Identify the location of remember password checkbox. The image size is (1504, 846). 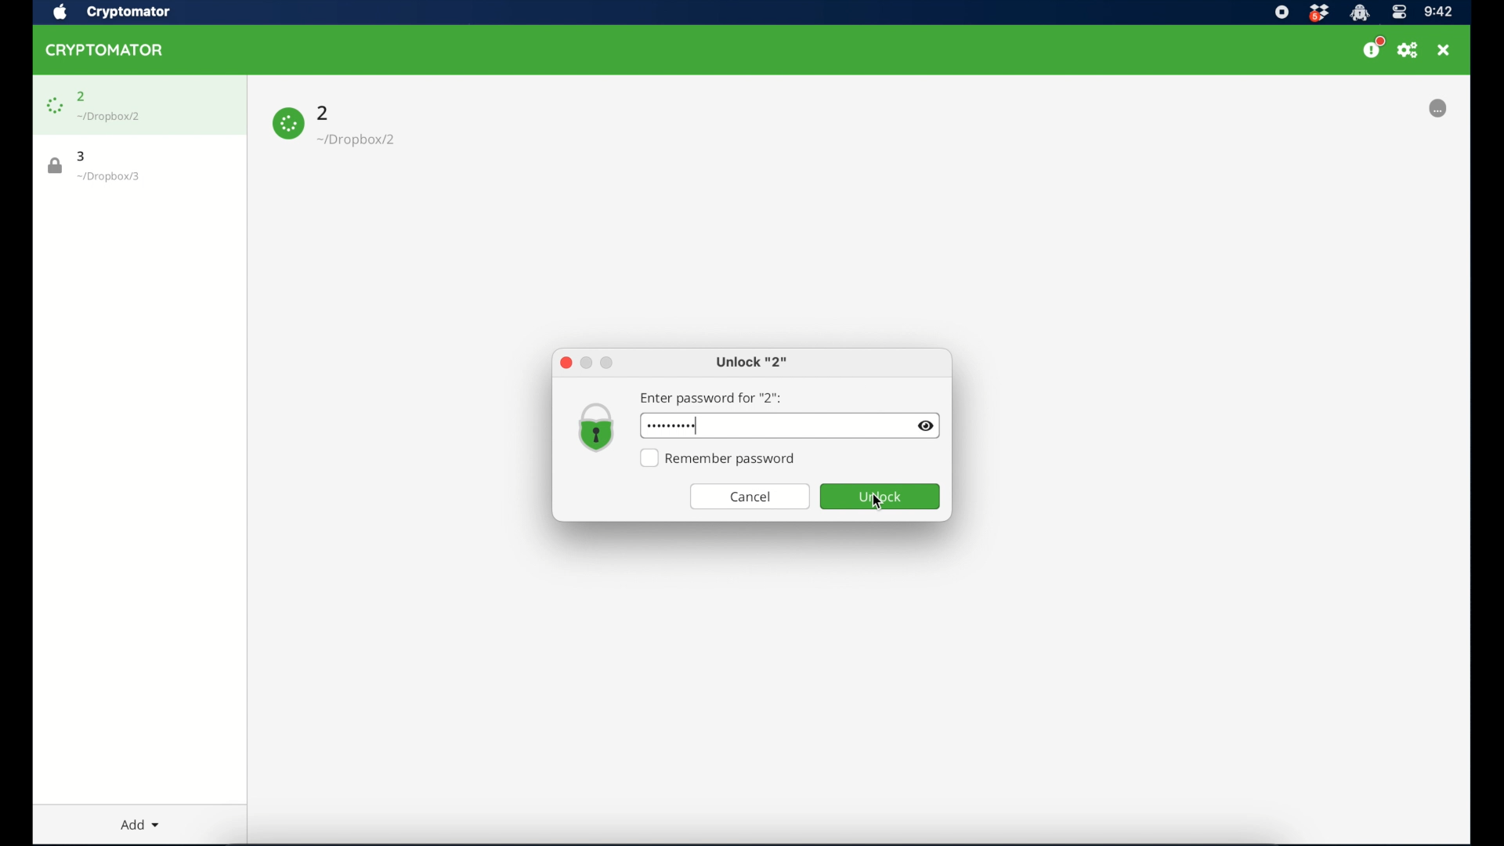
(719, 458).